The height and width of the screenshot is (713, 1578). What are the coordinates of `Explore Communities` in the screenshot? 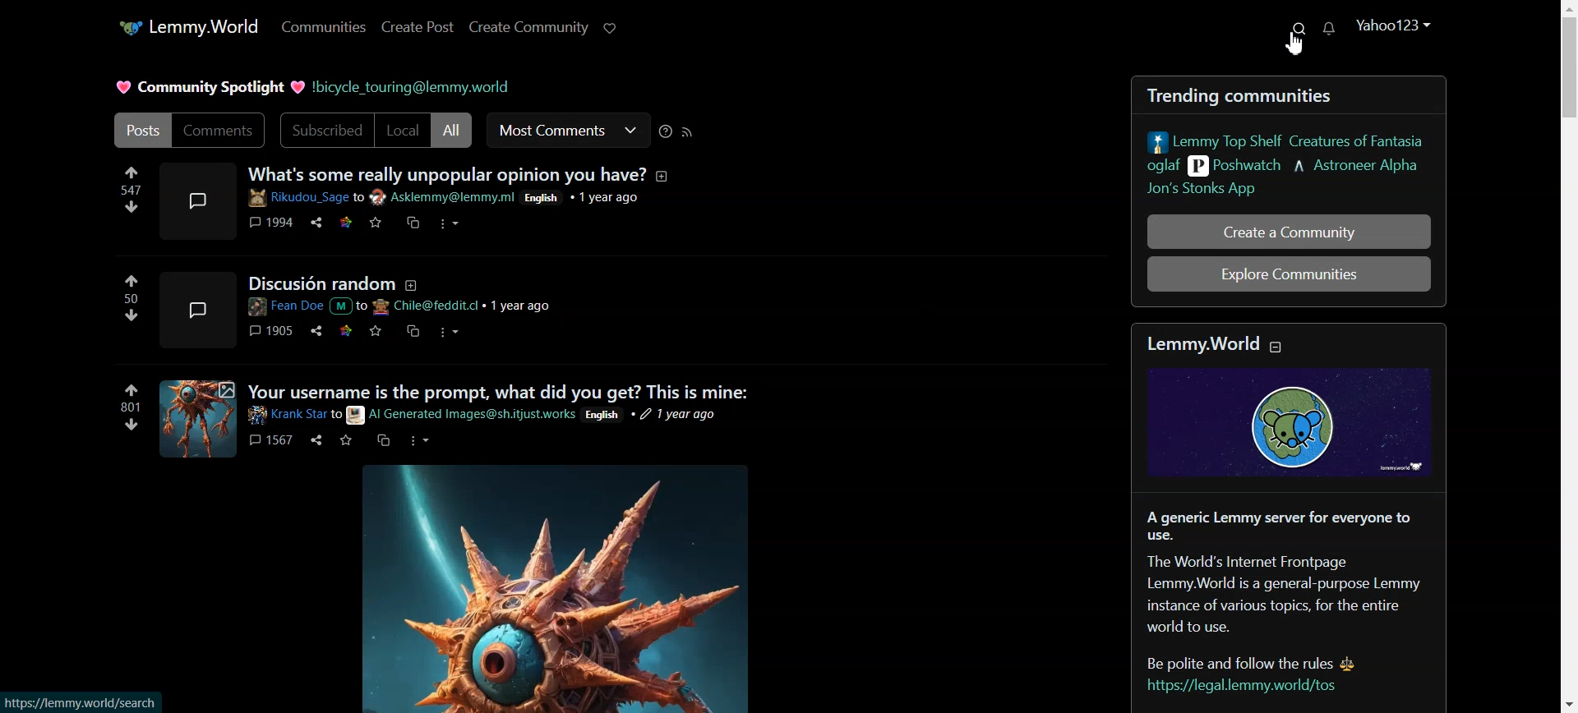 It's located at (1289, 273).